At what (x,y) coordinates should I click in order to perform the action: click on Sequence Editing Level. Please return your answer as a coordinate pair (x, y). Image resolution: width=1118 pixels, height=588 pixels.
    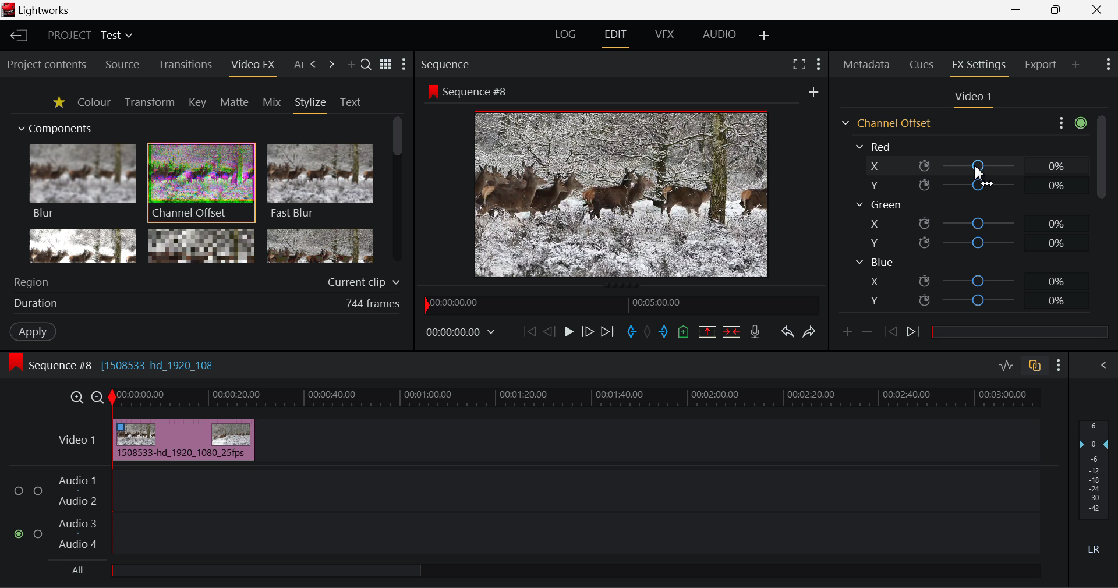
    Looking at the image, I should click on (48, 367).